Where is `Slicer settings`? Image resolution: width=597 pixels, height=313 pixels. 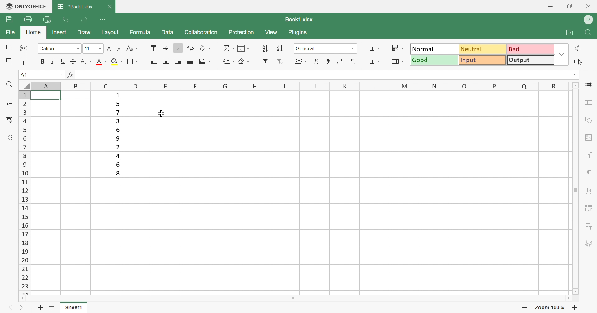
Slicer settings is located at coordinates (588, 226).